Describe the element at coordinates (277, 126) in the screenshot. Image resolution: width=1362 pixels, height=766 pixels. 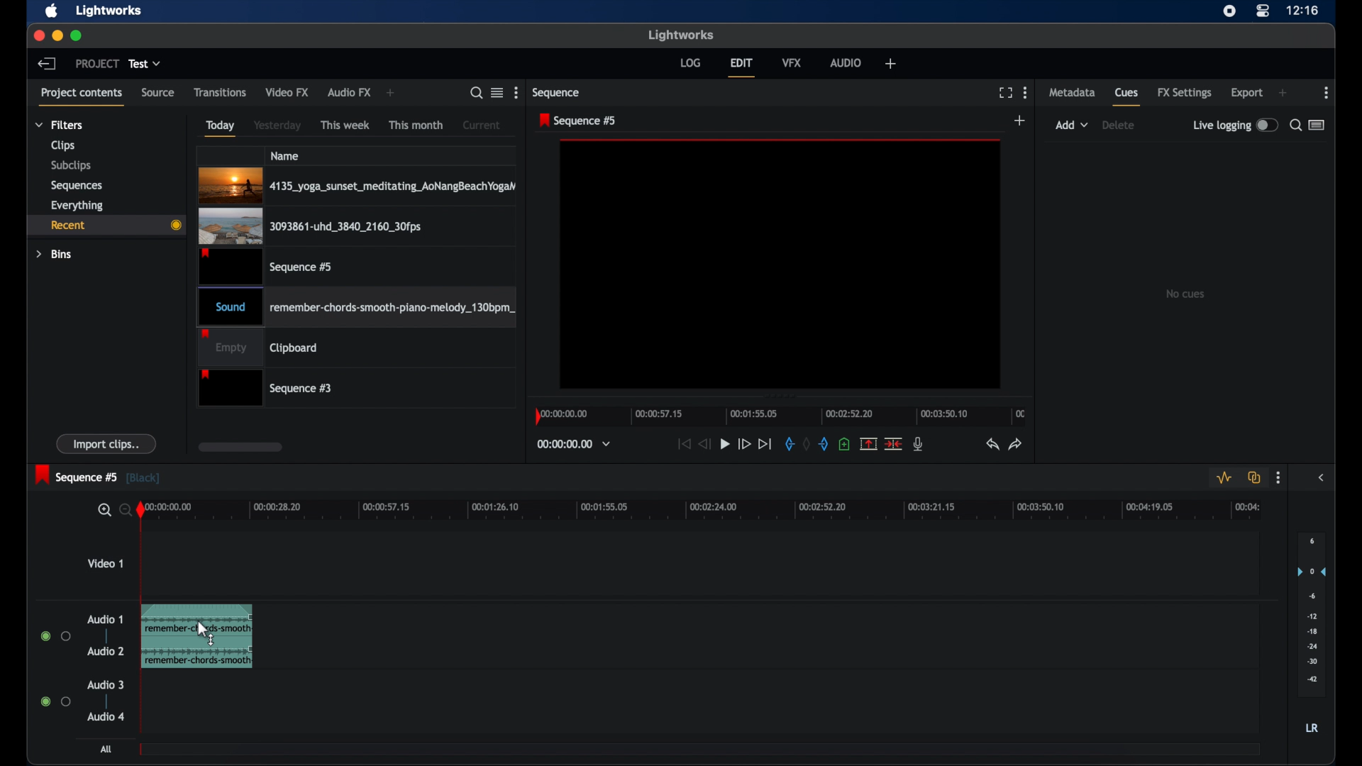
I see `yesterday` at that location.